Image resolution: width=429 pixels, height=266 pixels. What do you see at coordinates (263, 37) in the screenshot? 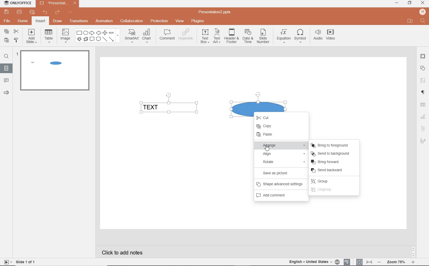
I see `slide number` at bounding box center [263, 37].